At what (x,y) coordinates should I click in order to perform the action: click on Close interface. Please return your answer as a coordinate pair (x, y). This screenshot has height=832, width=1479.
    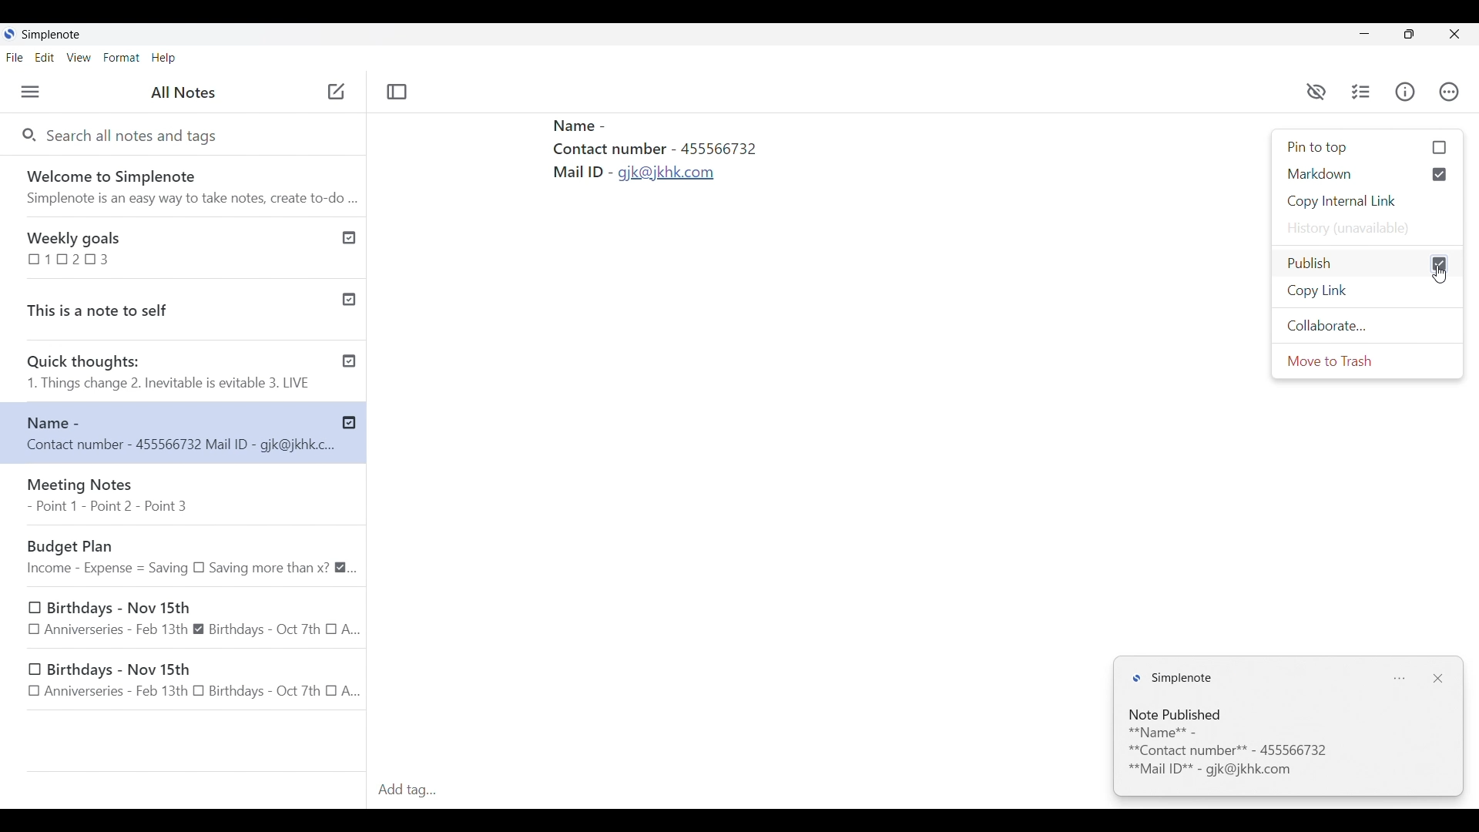
    Looking at the image, I should click on (1454, 34).